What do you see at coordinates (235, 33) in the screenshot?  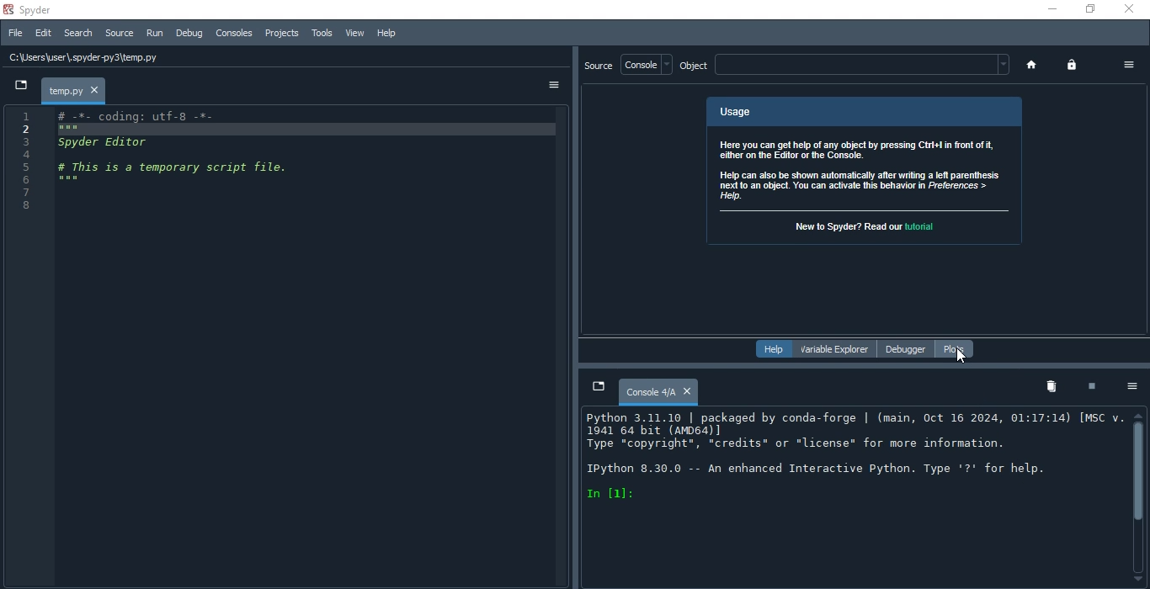 I see `Consoles` at bounding box center [235, 33].